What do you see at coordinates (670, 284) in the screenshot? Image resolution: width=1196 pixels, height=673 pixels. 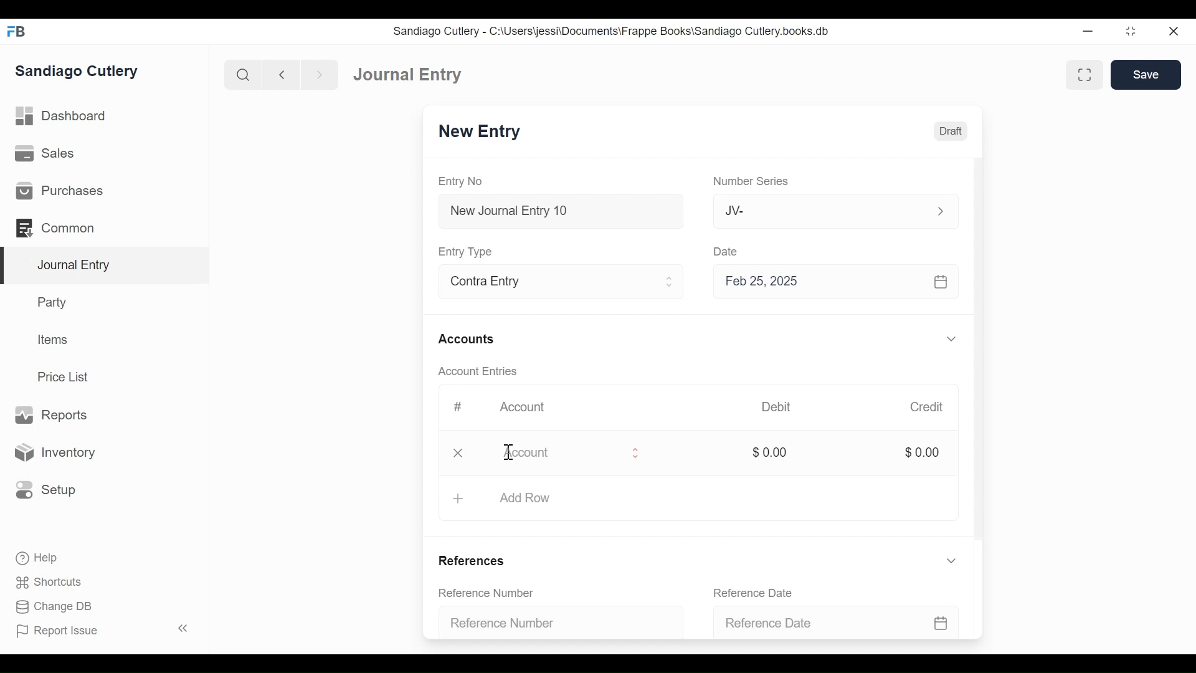 I see `Expand` at bounding box center [670, 284].